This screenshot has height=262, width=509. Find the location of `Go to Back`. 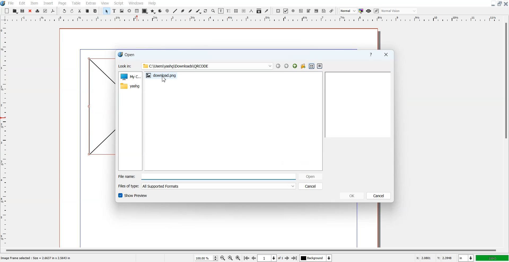

Go to Back is located at coordinates (278, 66).